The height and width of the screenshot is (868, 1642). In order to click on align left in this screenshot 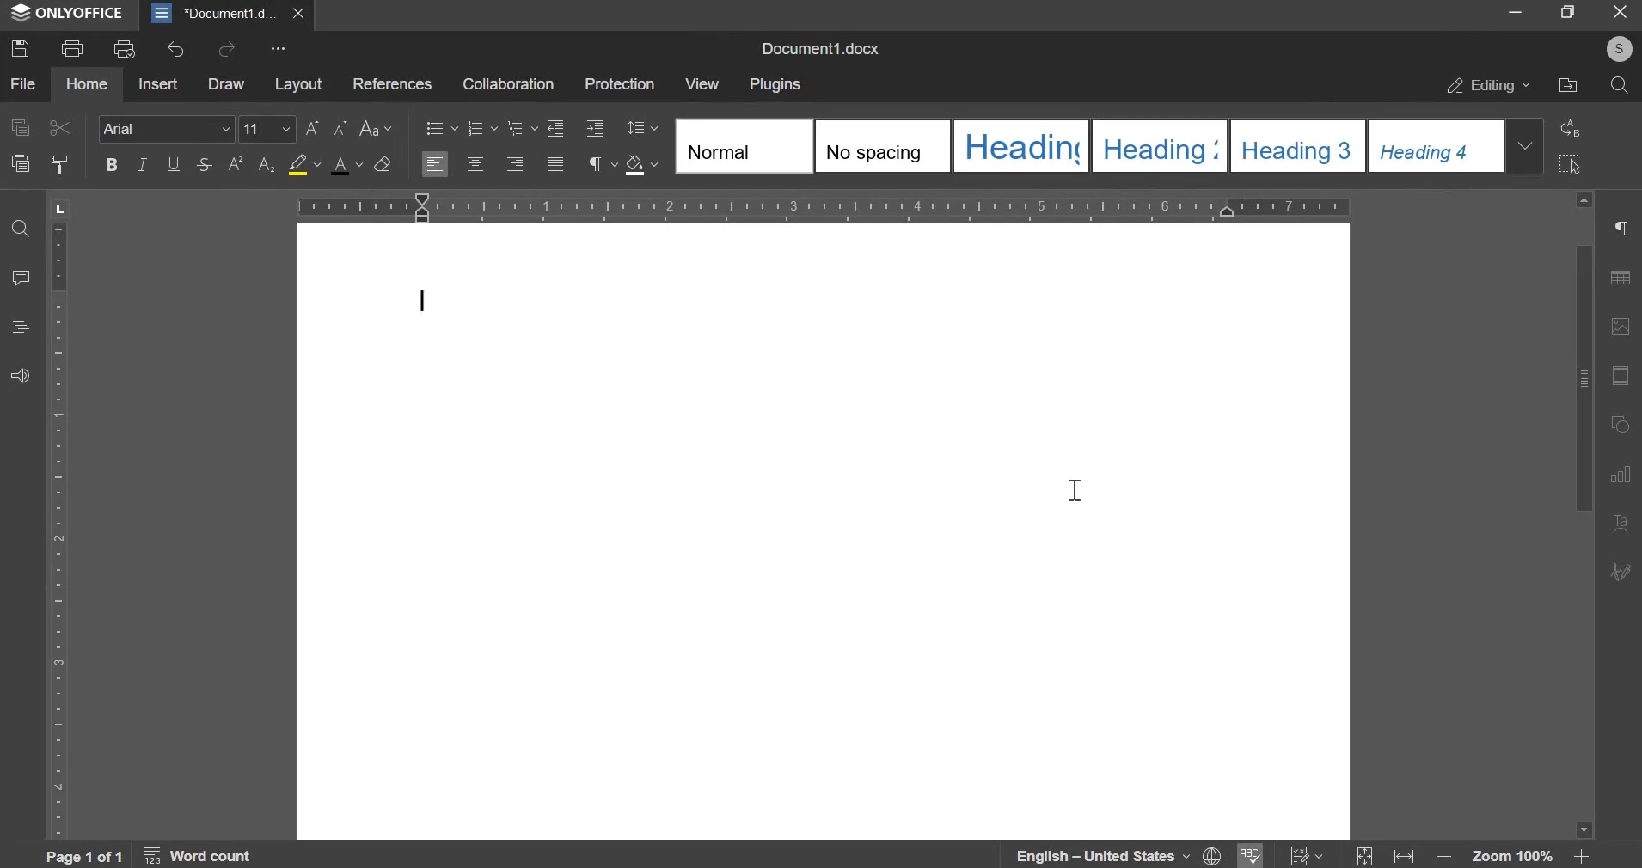, I will do `click(434, 164)`.